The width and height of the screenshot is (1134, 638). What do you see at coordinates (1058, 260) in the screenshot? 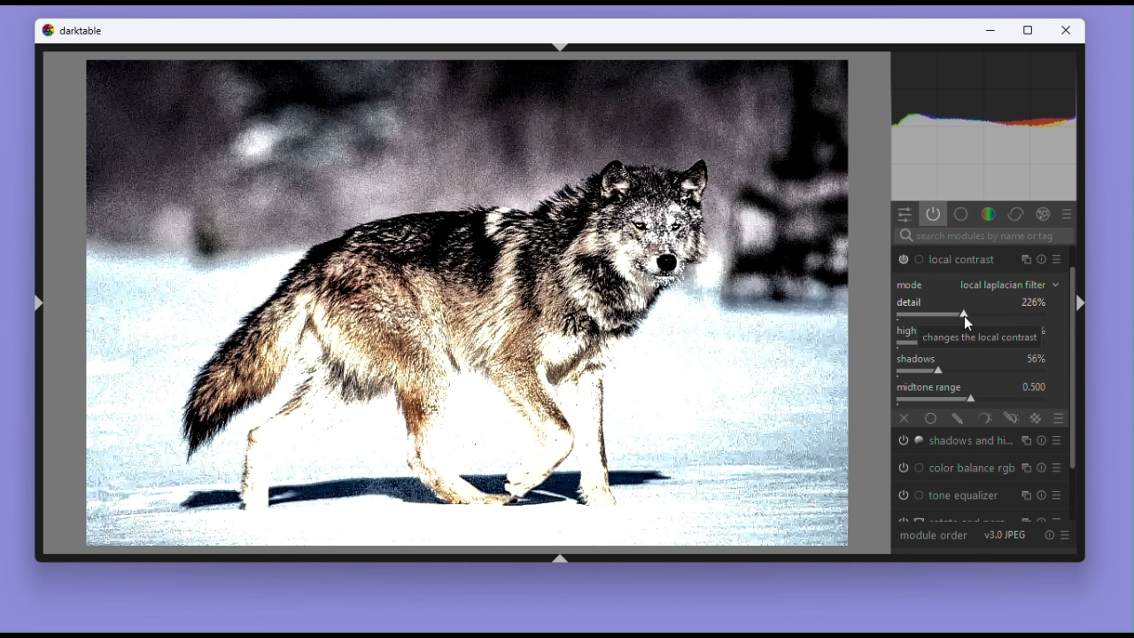
I see `reset parameters` at bounding box center [1058, 260].